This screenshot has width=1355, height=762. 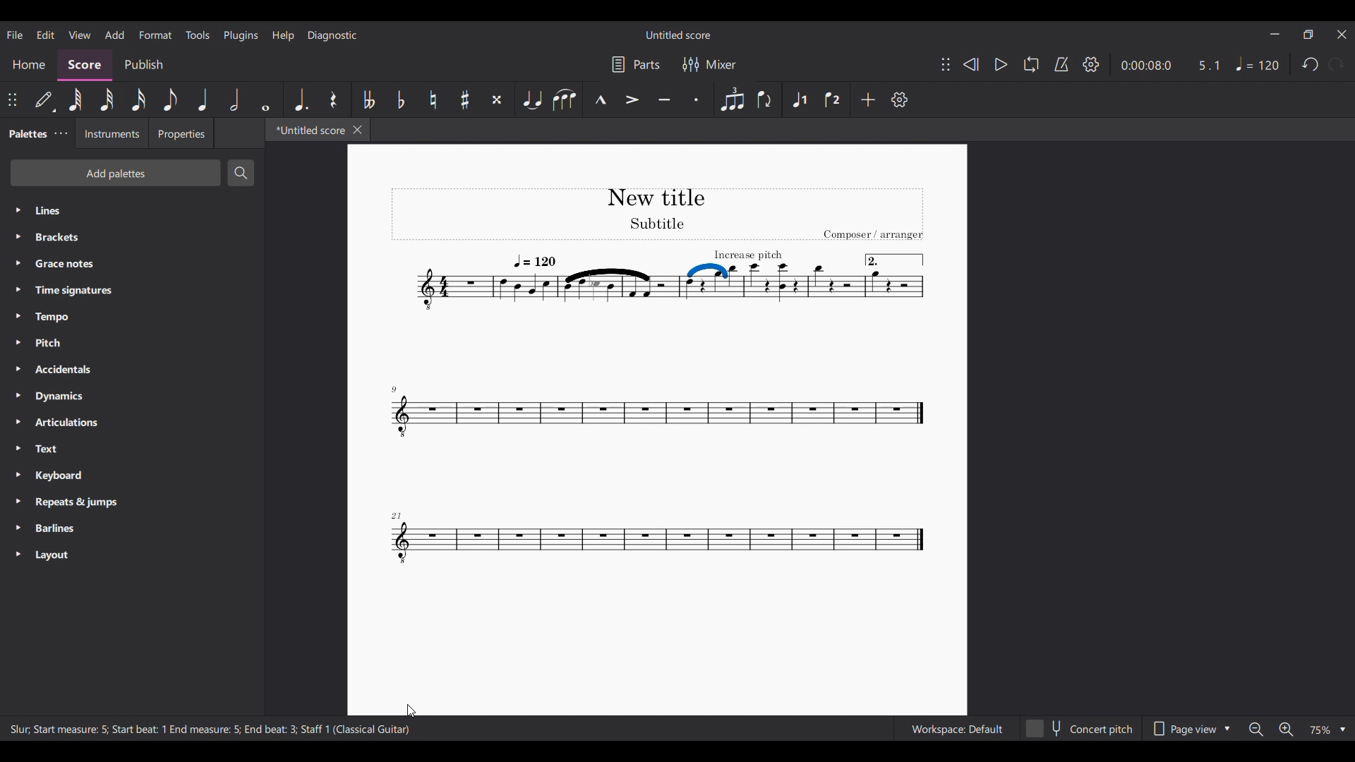 What do you see at coordinates (957, 728) in the screenshot?
I see `Workspace: Default` at bounding box center [957, 728].